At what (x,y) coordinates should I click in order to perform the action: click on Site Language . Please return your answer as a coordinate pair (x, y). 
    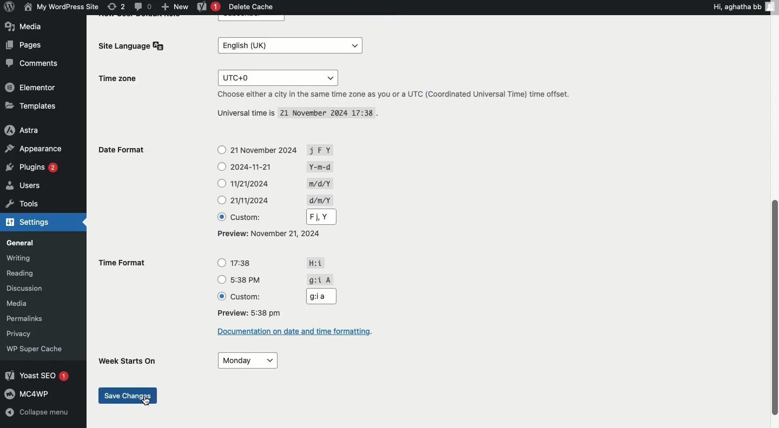
    Looking at the image, I should click on (134, 46).